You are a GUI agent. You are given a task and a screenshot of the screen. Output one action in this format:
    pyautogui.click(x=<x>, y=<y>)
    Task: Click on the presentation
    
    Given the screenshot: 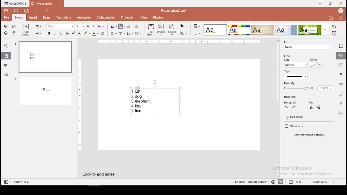 What is the action you would take?
    pyautogui.click(x=47, y=4)
    